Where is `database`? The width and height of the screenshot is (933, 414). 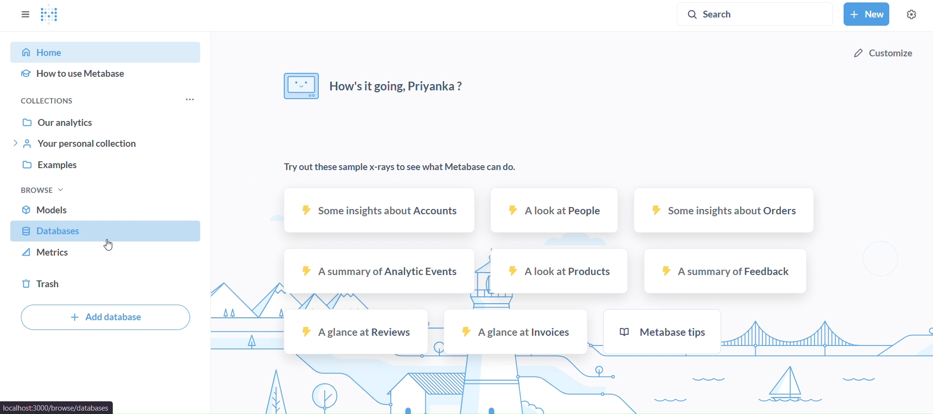 database is located at coordinates (107, 232).